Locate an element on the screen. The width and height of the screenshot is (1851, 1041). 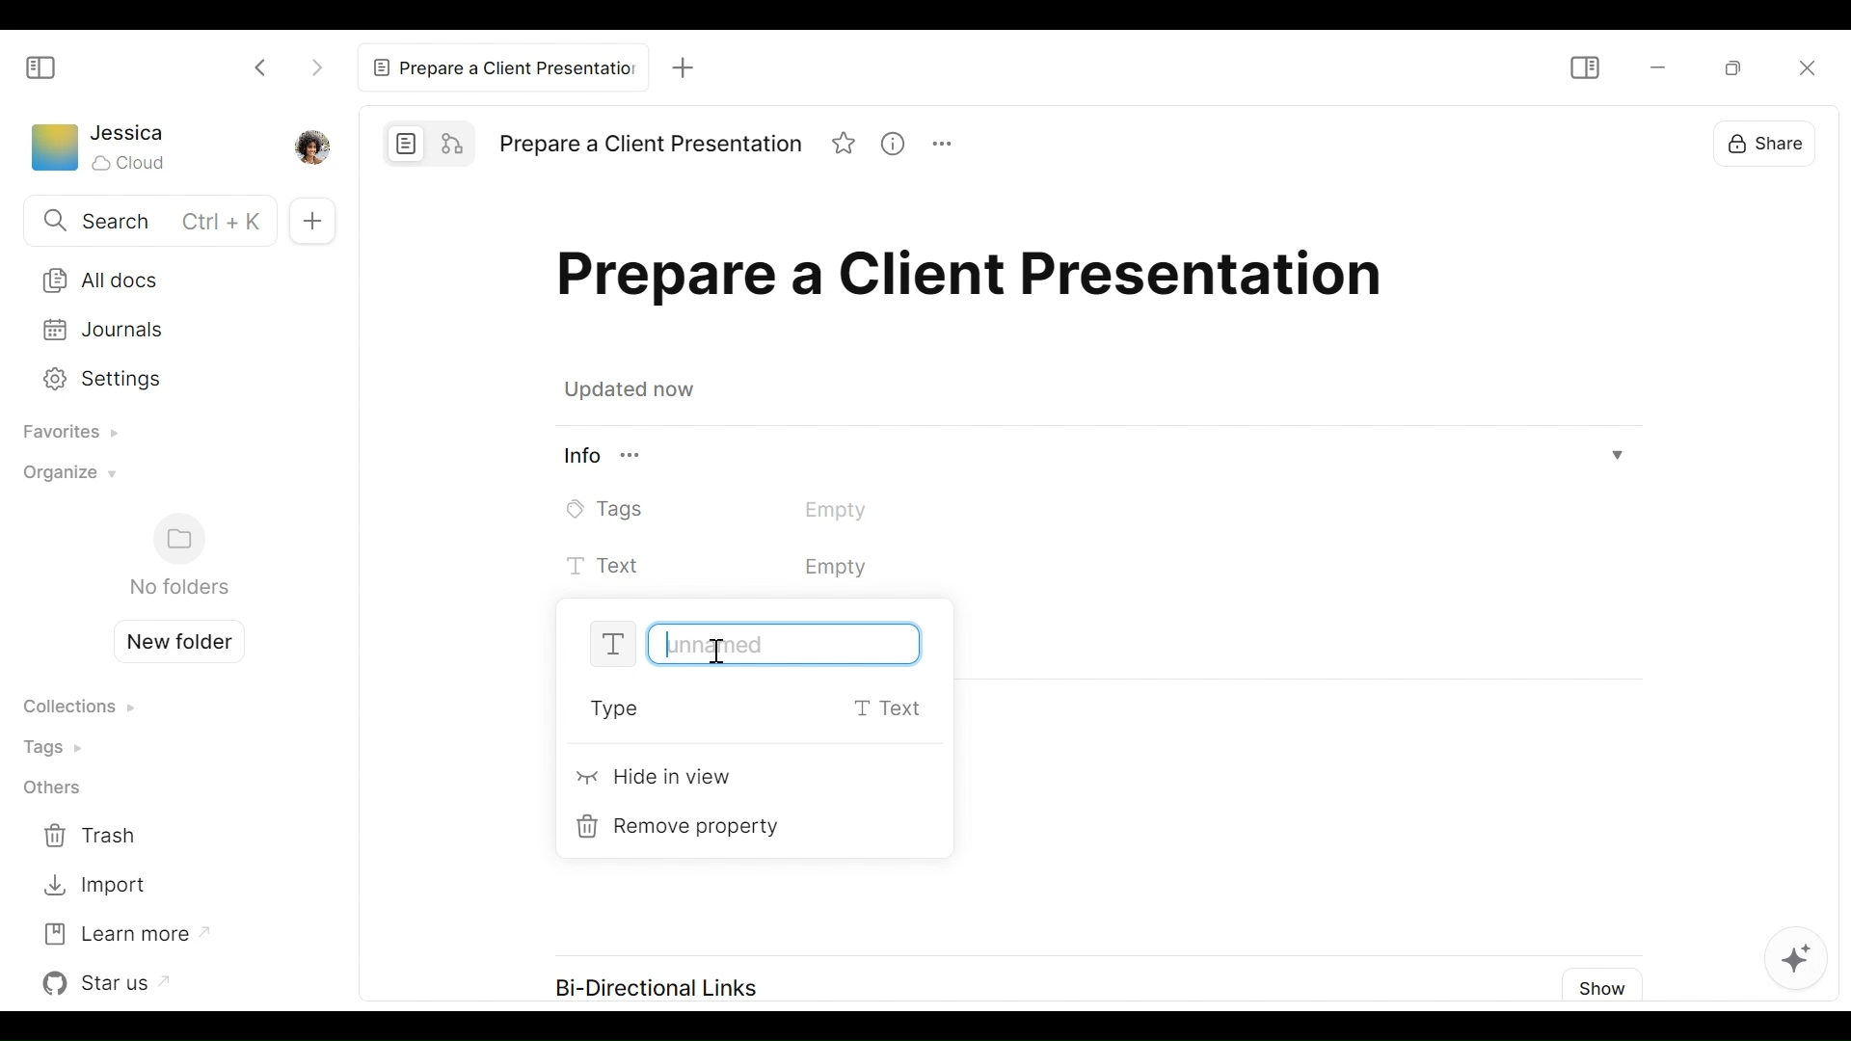
Favorite is located at coordinates (845, 146).